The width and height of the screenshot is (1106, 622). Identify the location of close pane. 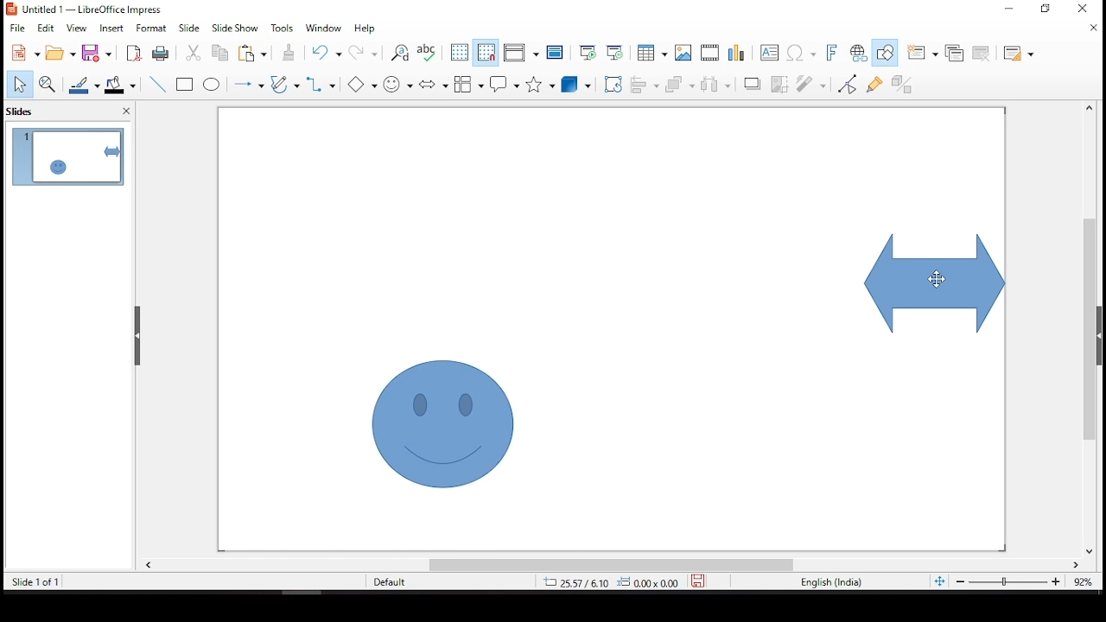
(124, 113).